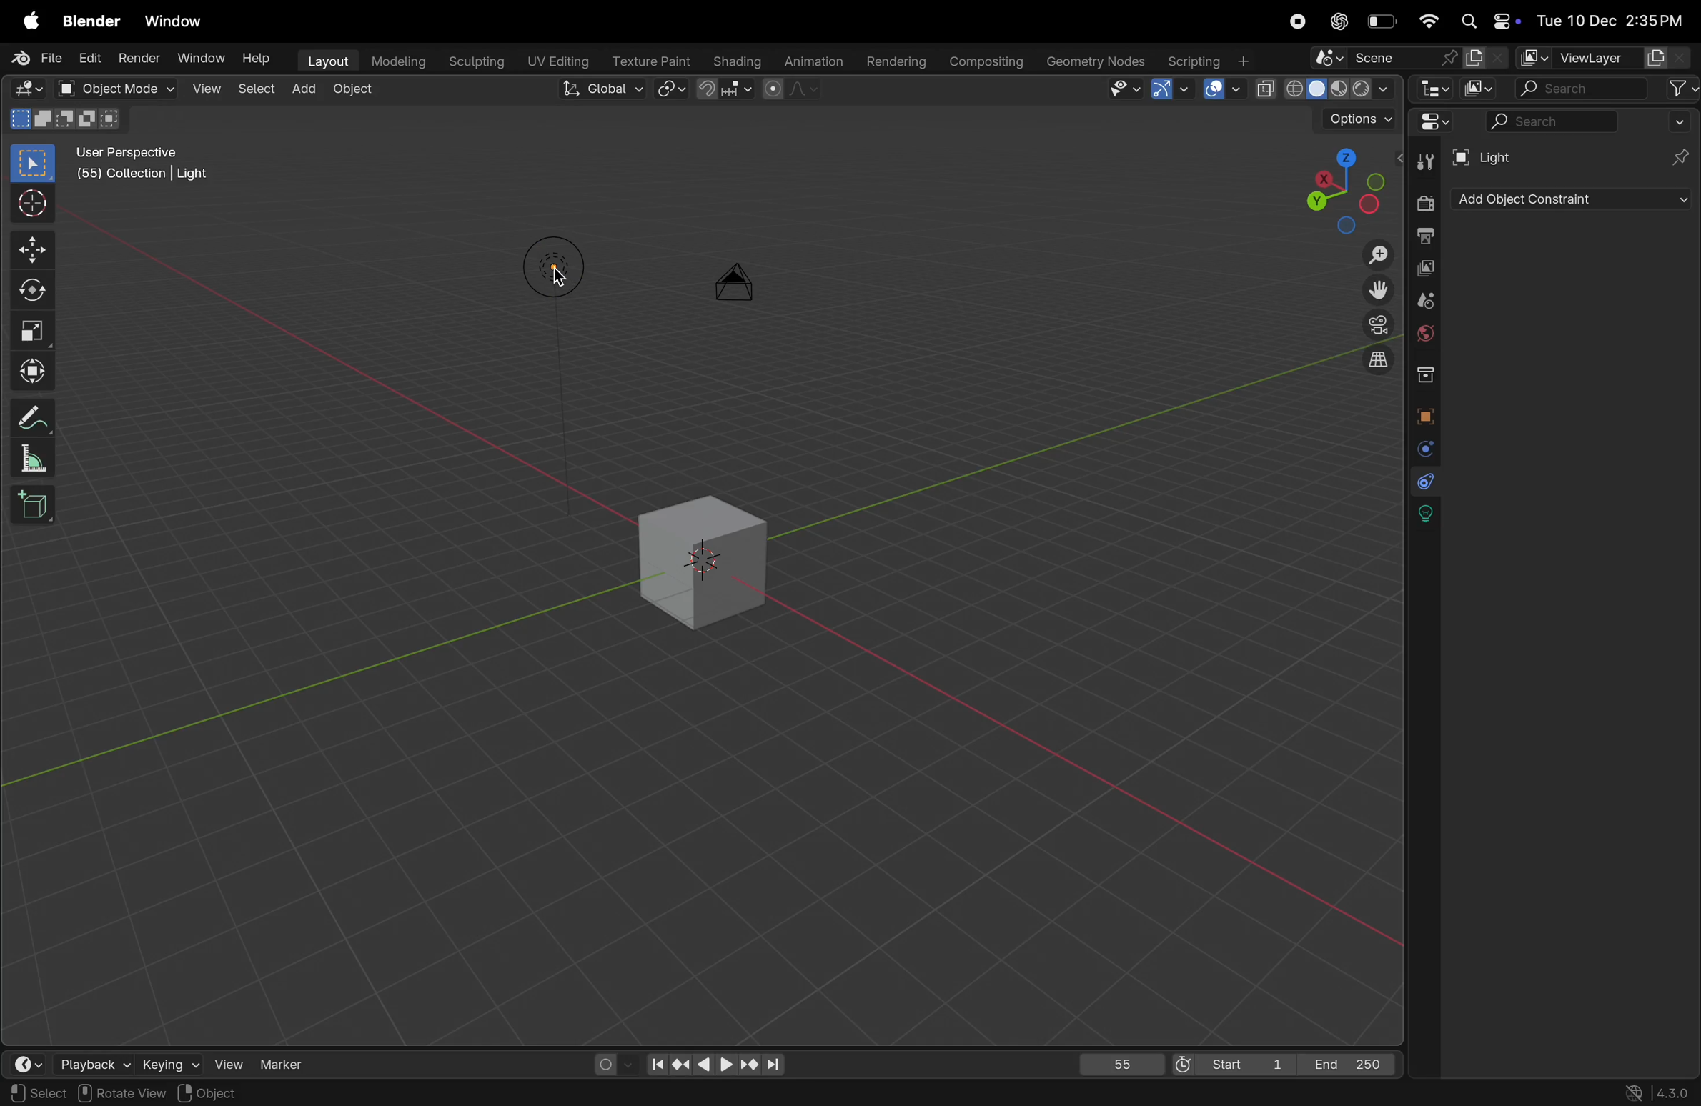 The height and width of the screenshot is (1106, 1701). Describe the element at coordinates (1605, 58) in the screenshot. I see `view layer` at that location.